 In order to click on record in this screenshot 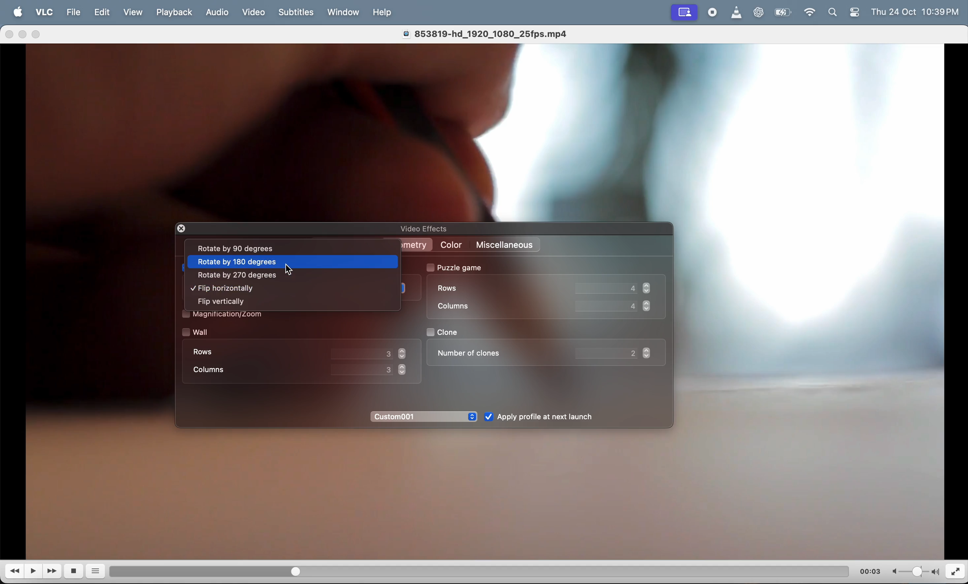, I will do `click(712, 13)`.